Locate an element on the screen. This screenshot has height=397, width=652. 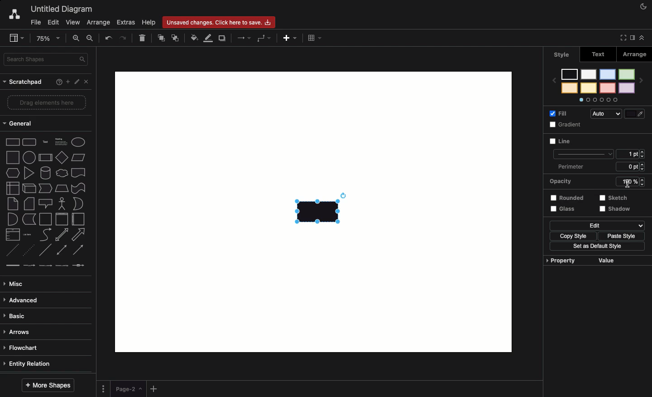
Arrange is located at coordinates (637, 56).